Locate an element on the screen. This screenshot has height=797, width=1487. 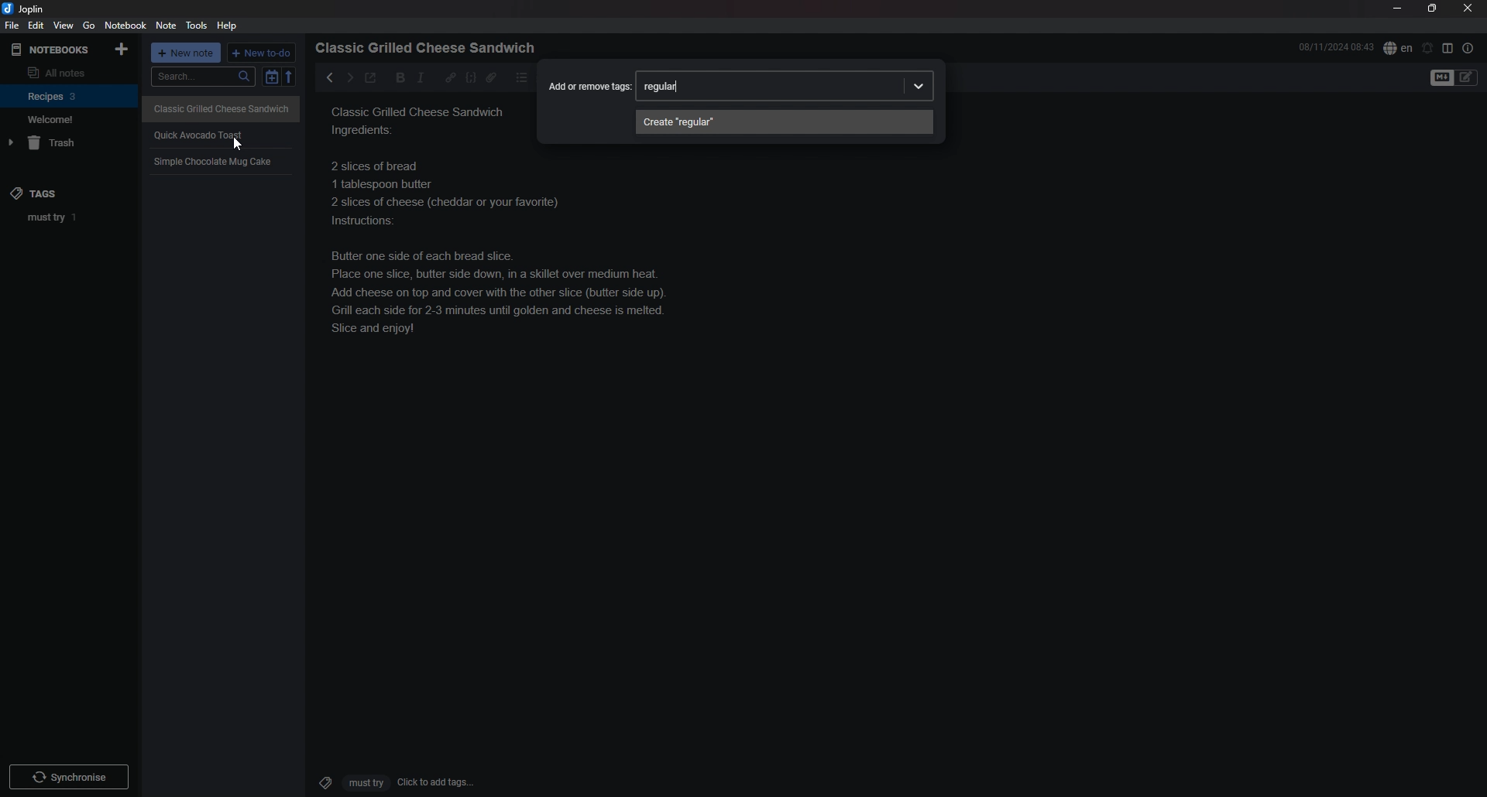
toggle editor is located at coordinates (1455, 79).